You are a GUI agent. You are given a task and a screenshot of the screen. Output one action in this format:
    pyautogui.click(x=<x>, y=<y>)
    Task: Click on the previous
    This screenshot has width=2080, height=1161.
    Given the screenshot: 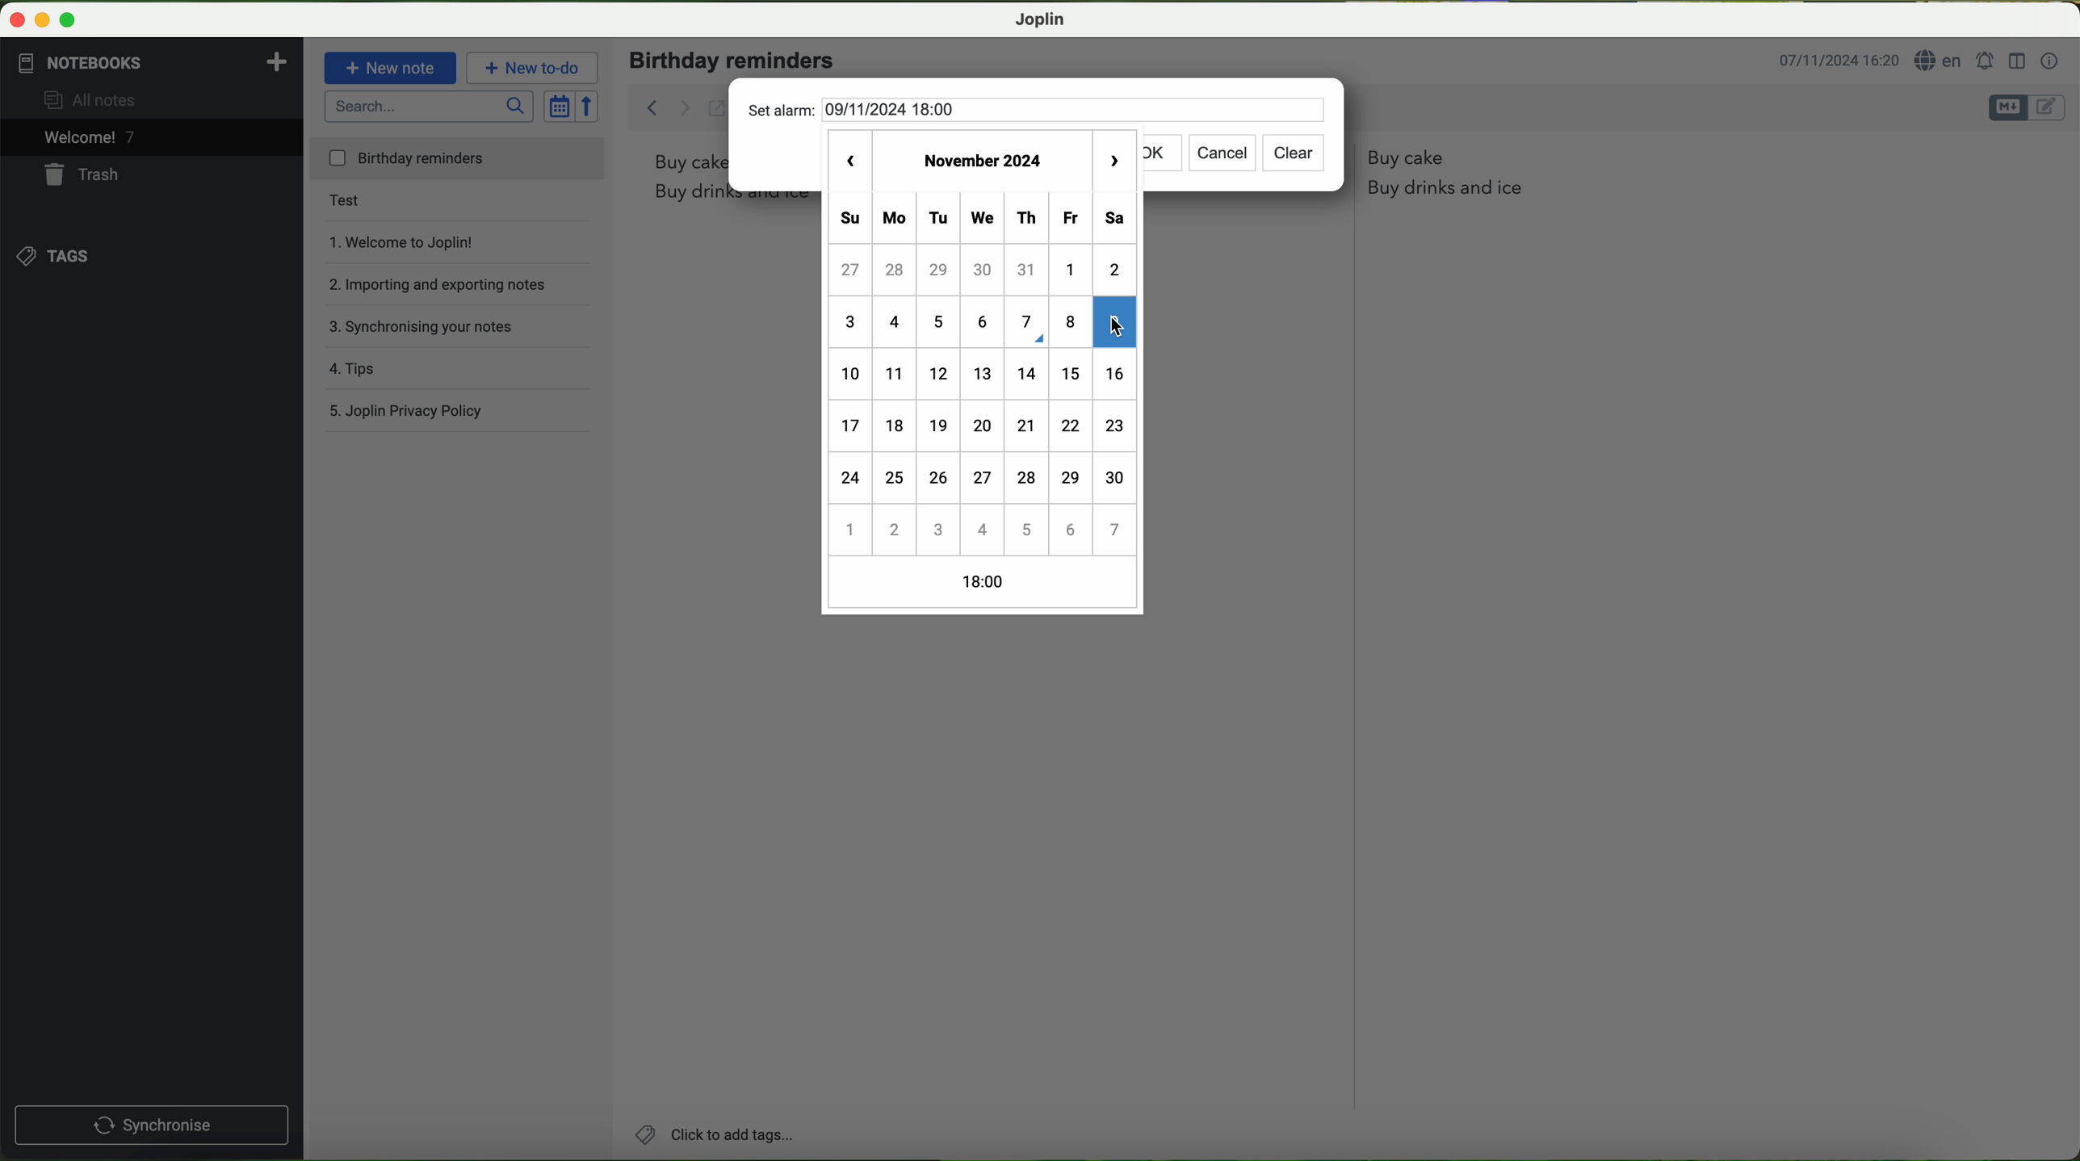 What is the action you would take?
    pyautogui.click(x=830, y=156)
    